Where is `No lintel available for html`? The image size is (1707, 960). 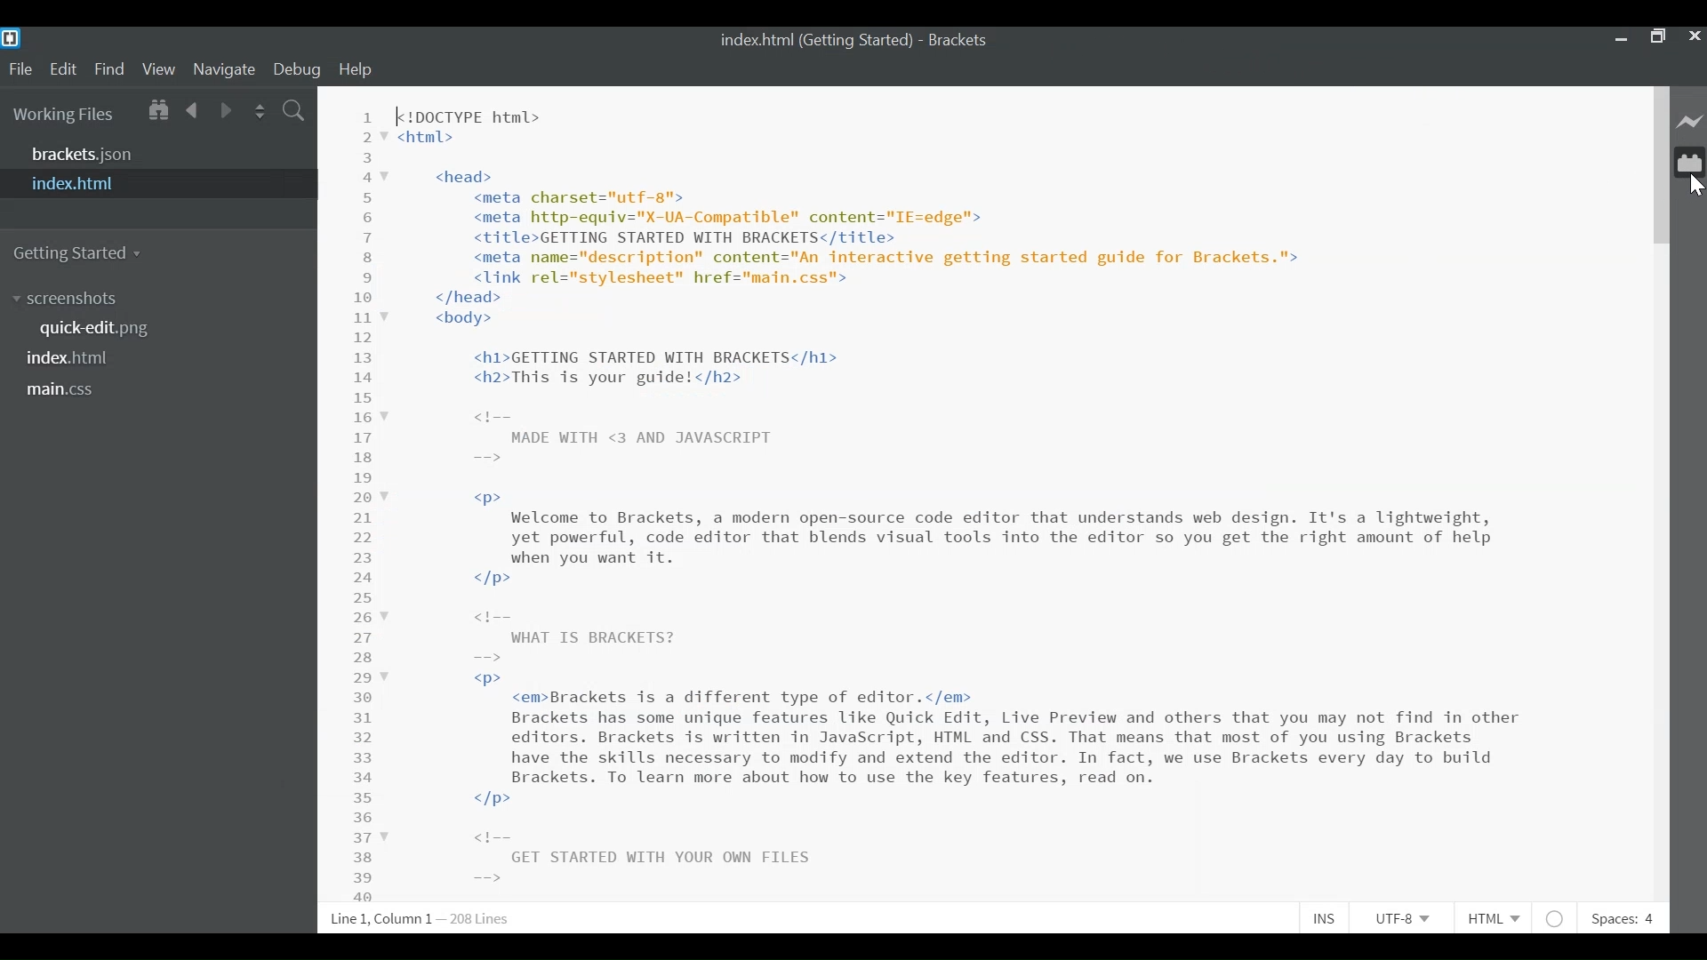
No lintel available for html is located at coordinates (1557, 917).